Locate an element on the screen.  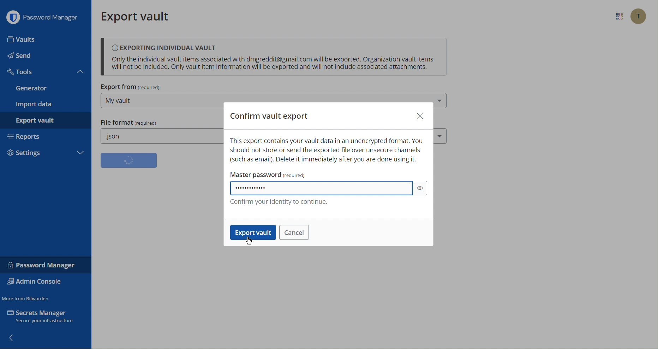
This export contains your vault data in an unencrypted format warning is located at coordinates (328, 150).